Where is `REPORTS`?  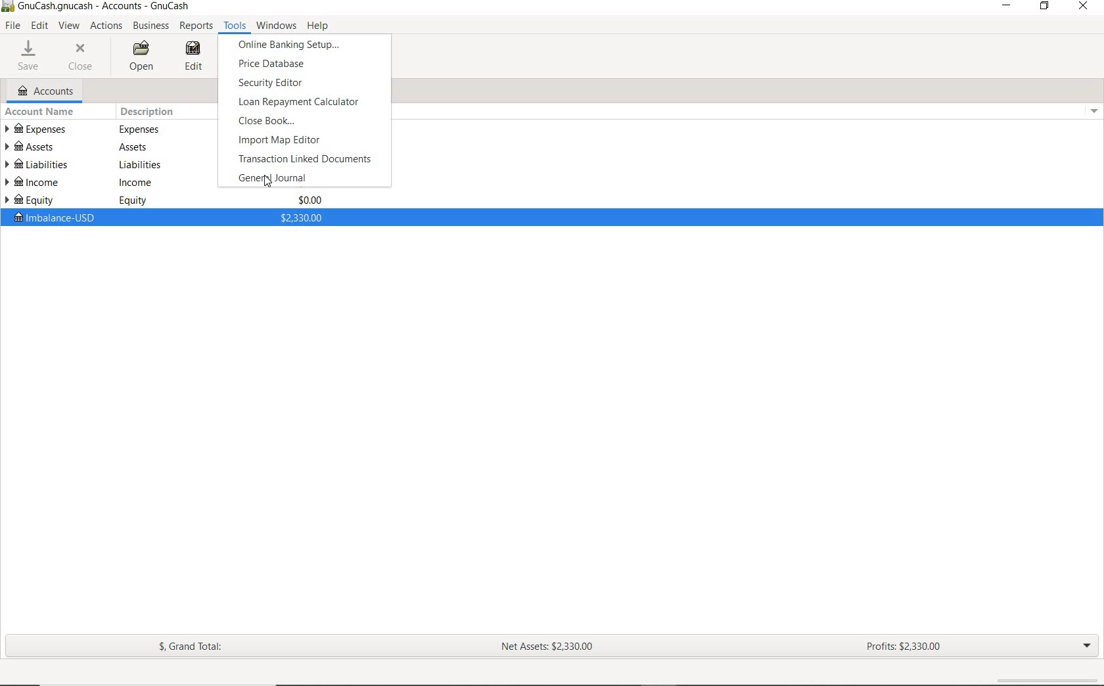
REPORTS is located at coordinates (197, 26).